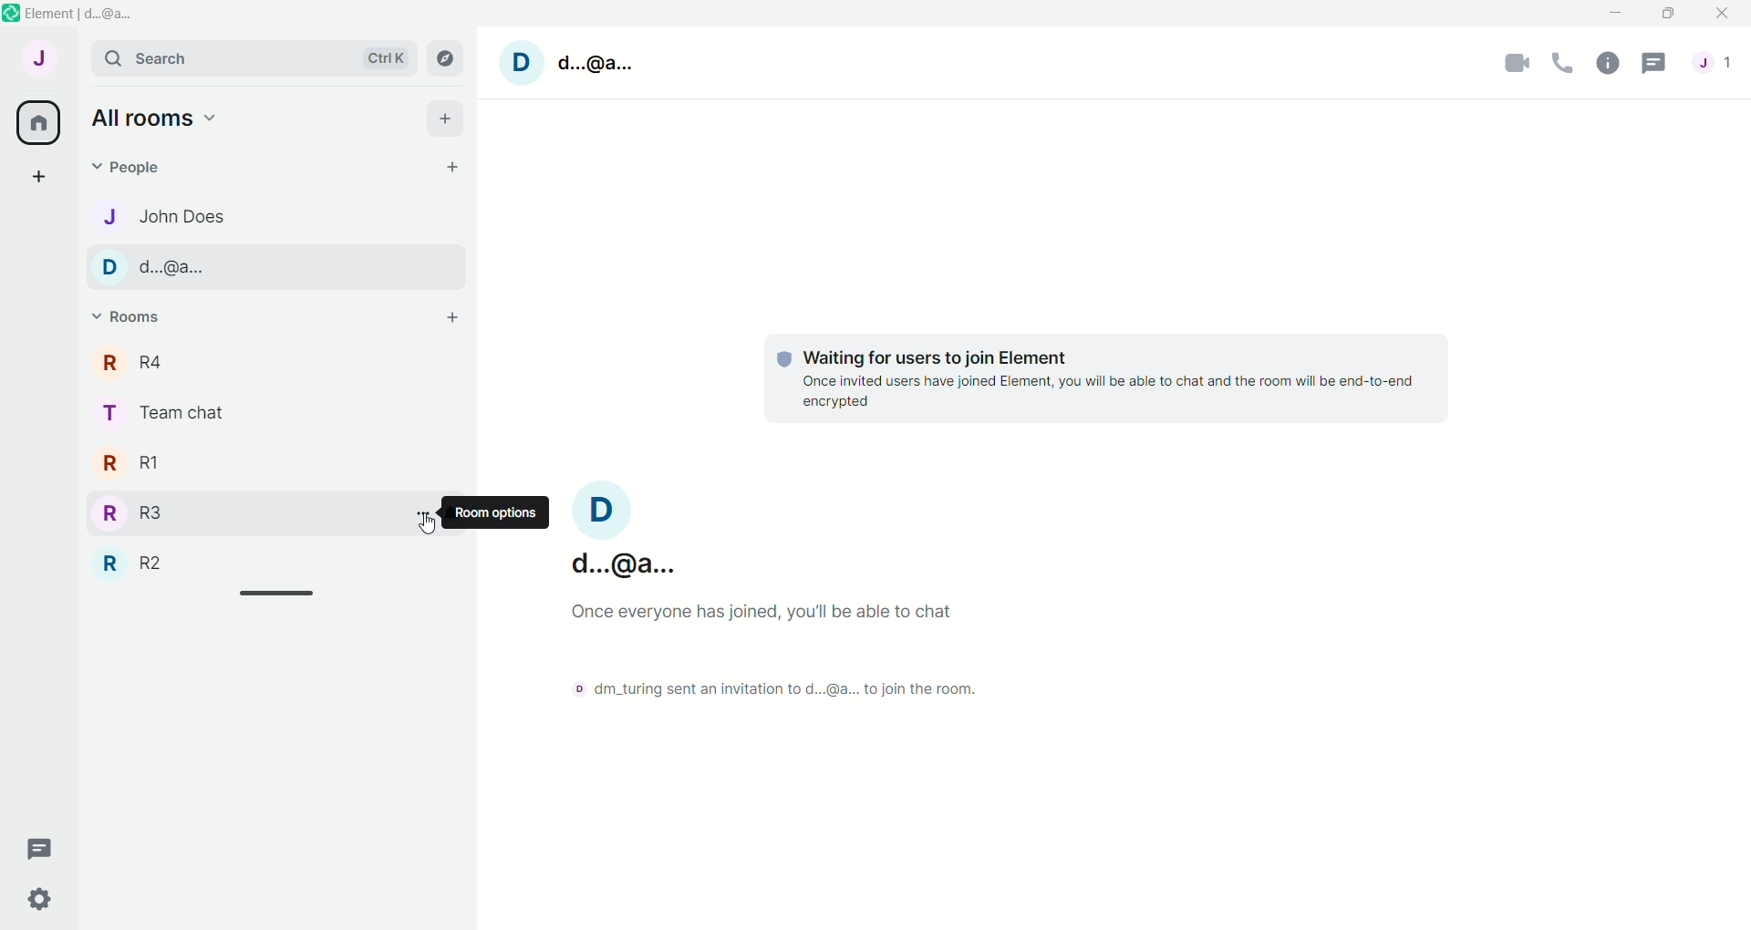  Describe the element at coordinates (562, 60) in the screenshot. I see `account: d...@...` at that location.